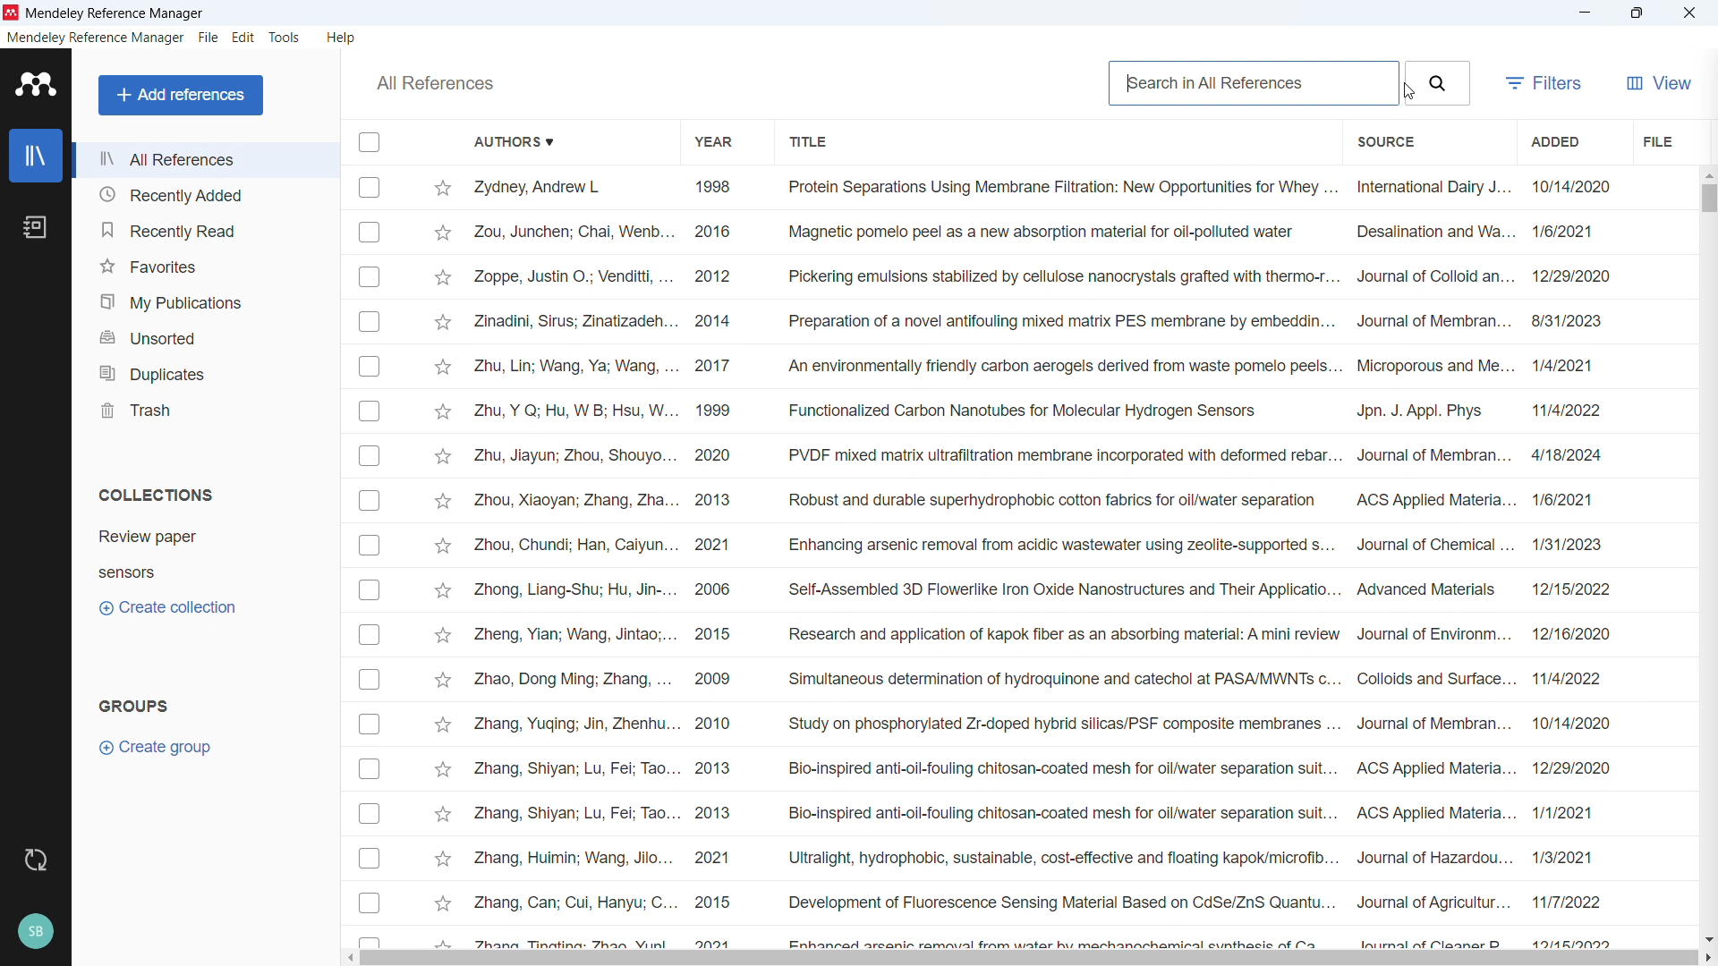  Describe the element at coordinates (1436, 83) in the screenshot. I see `Click to search ` at that location.